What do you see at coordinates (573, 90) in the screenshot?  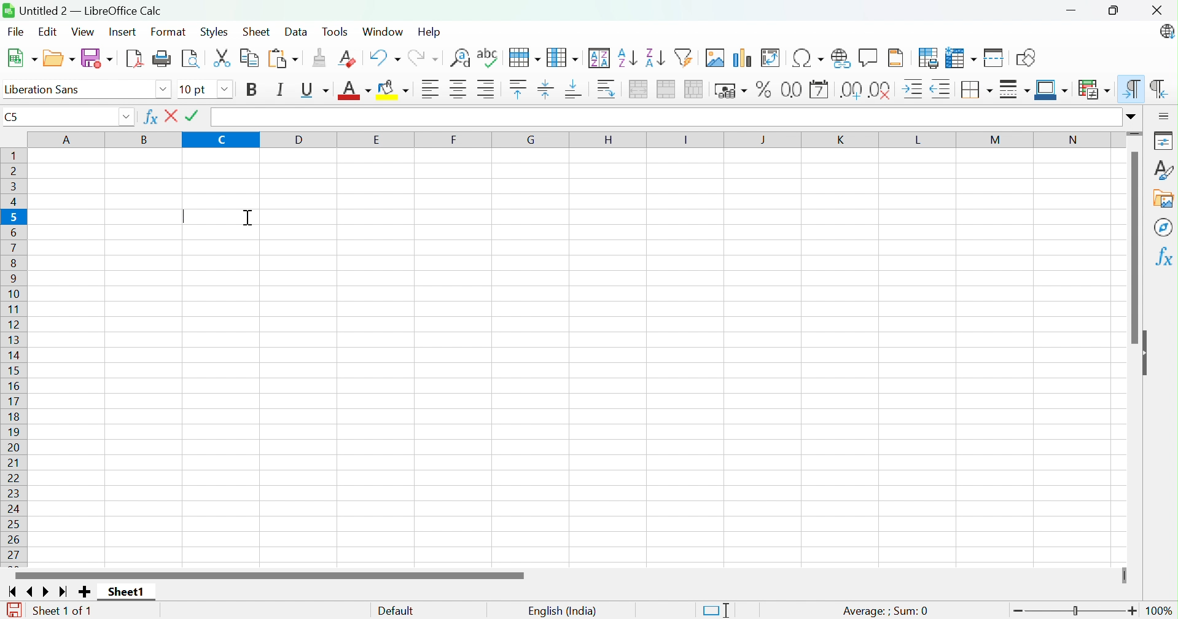 I see `Align bottom` at bounding box center [573, 90].